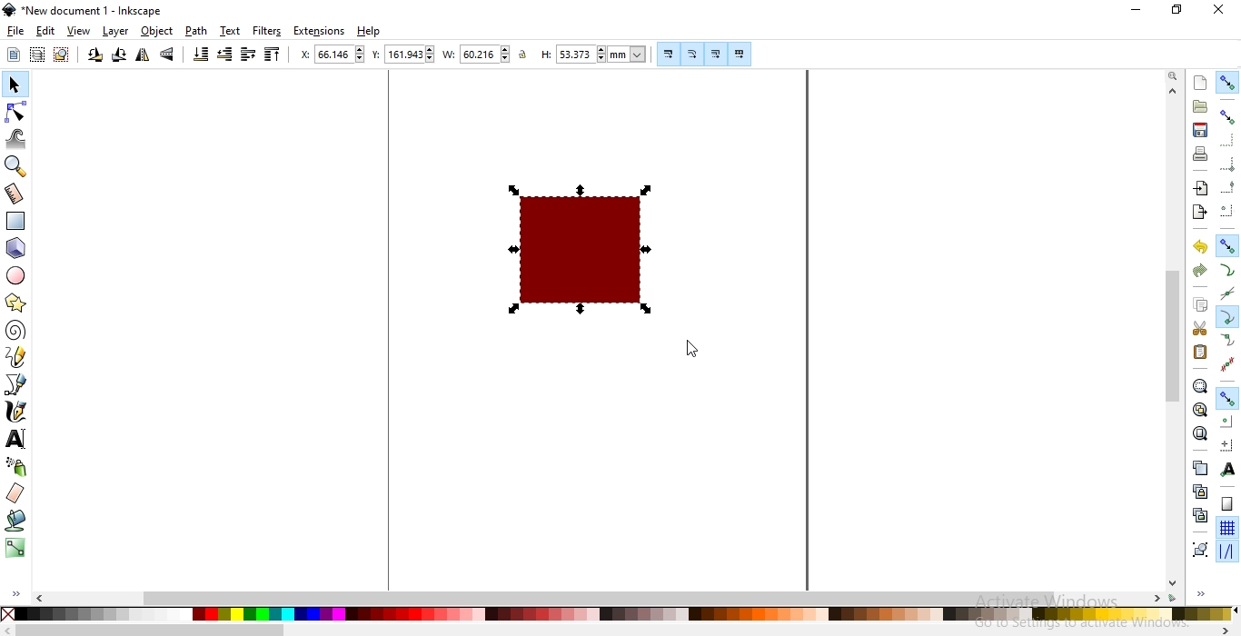 This screenshot has width=1241, height=636. What do you see at coordinates (715, 55) in the screenshot?
I see `move gradients alongwith objects` at bounding box center [715, 55].